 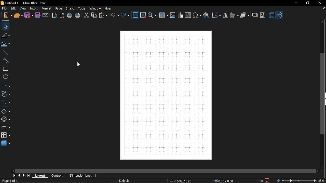 What do you see at coordinates (115, 15) in the screenshot?
I see `undo` at bounding box center [115, 15].